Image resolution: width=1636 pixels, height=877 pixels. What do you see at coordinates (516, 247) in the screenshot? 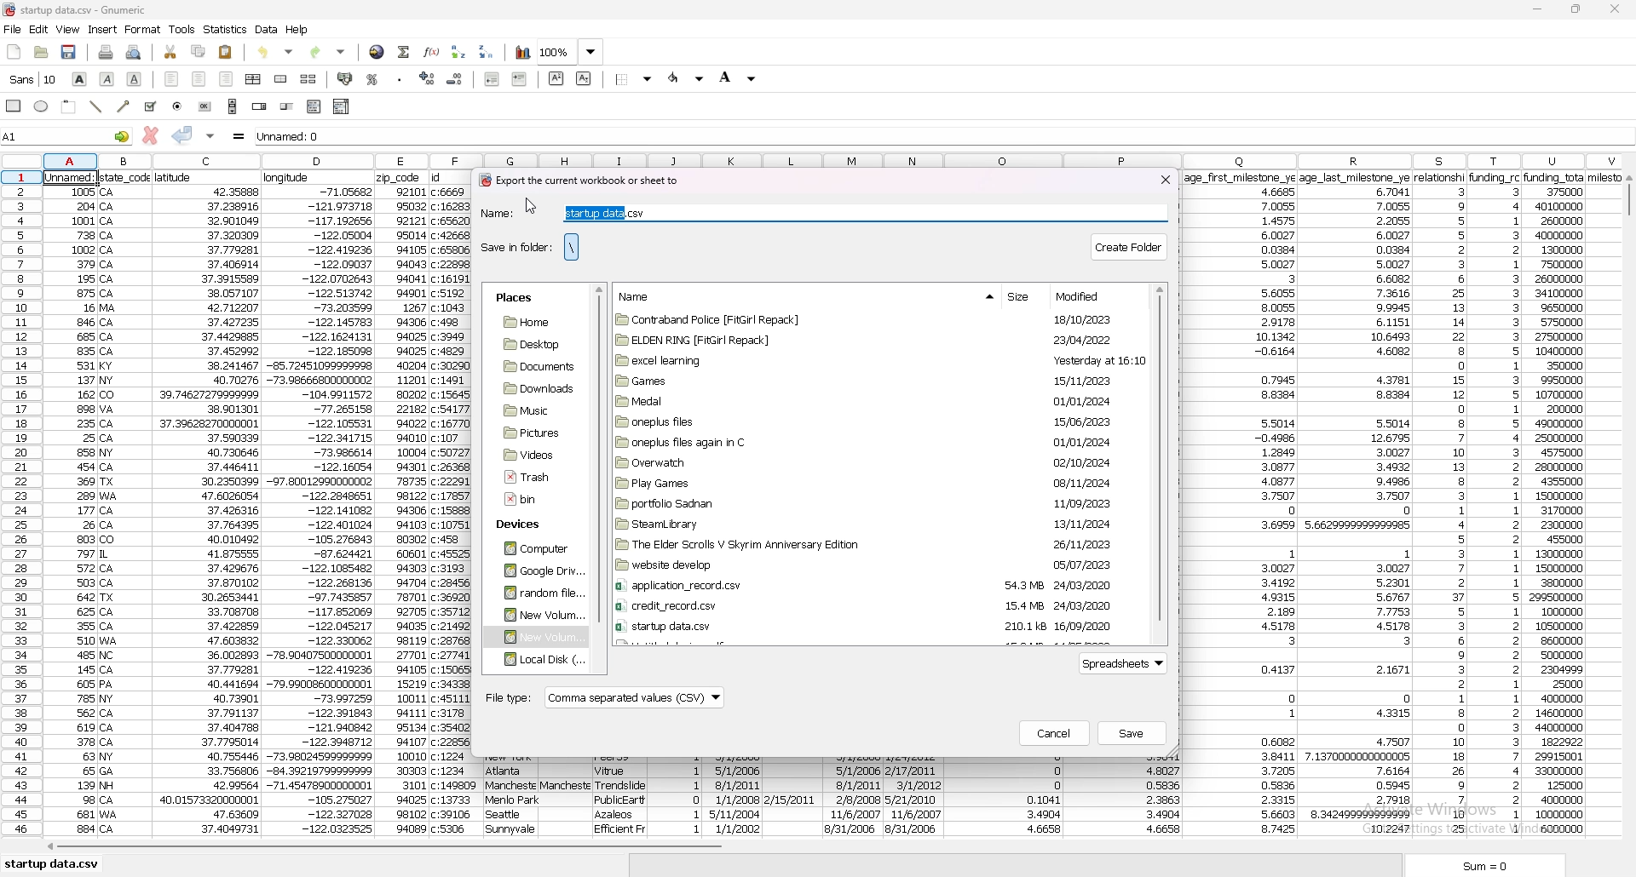
I see `save in folder` at bounding box center [516, 247].